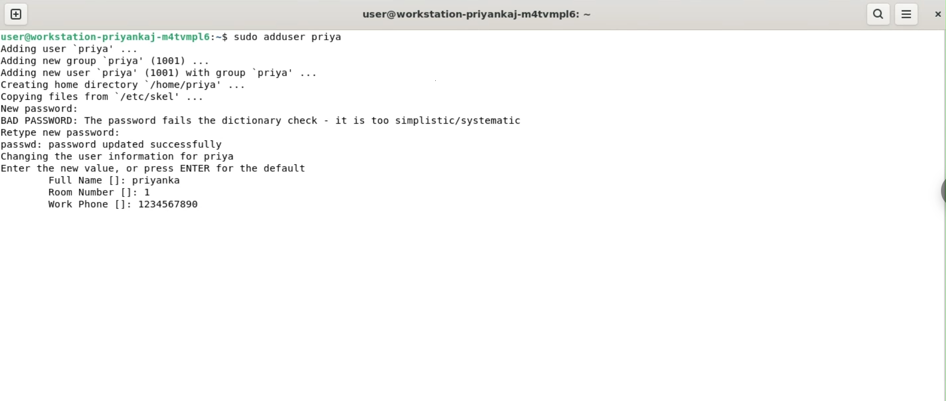 This screenshot has height=401, width=946. Describe the element at coordinates (48, 108) in the screenshot. I see `new password` at that location.